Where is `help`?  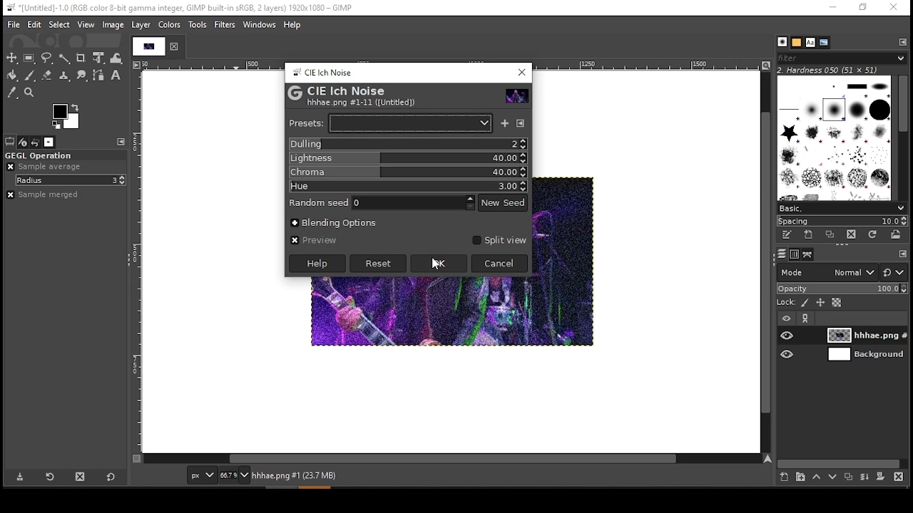
help is located at coordinates (317, 264).